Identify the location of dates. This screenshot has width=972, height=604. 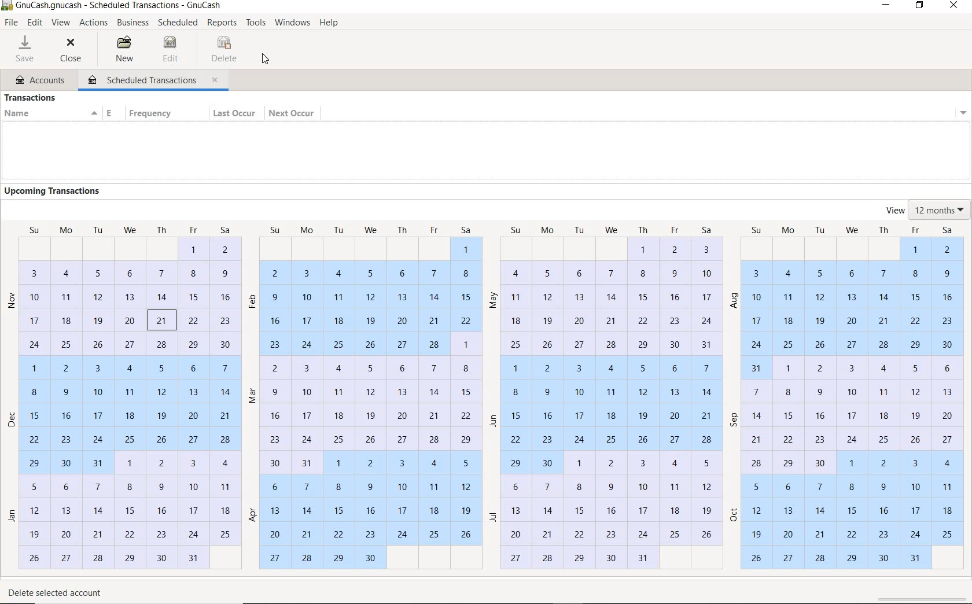
(612, 405).